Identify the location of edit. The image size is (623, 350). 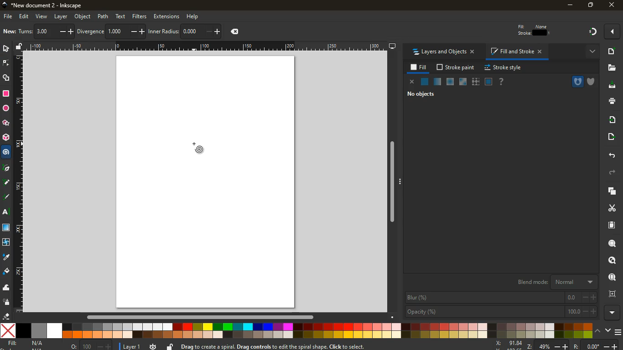
(522, 31).